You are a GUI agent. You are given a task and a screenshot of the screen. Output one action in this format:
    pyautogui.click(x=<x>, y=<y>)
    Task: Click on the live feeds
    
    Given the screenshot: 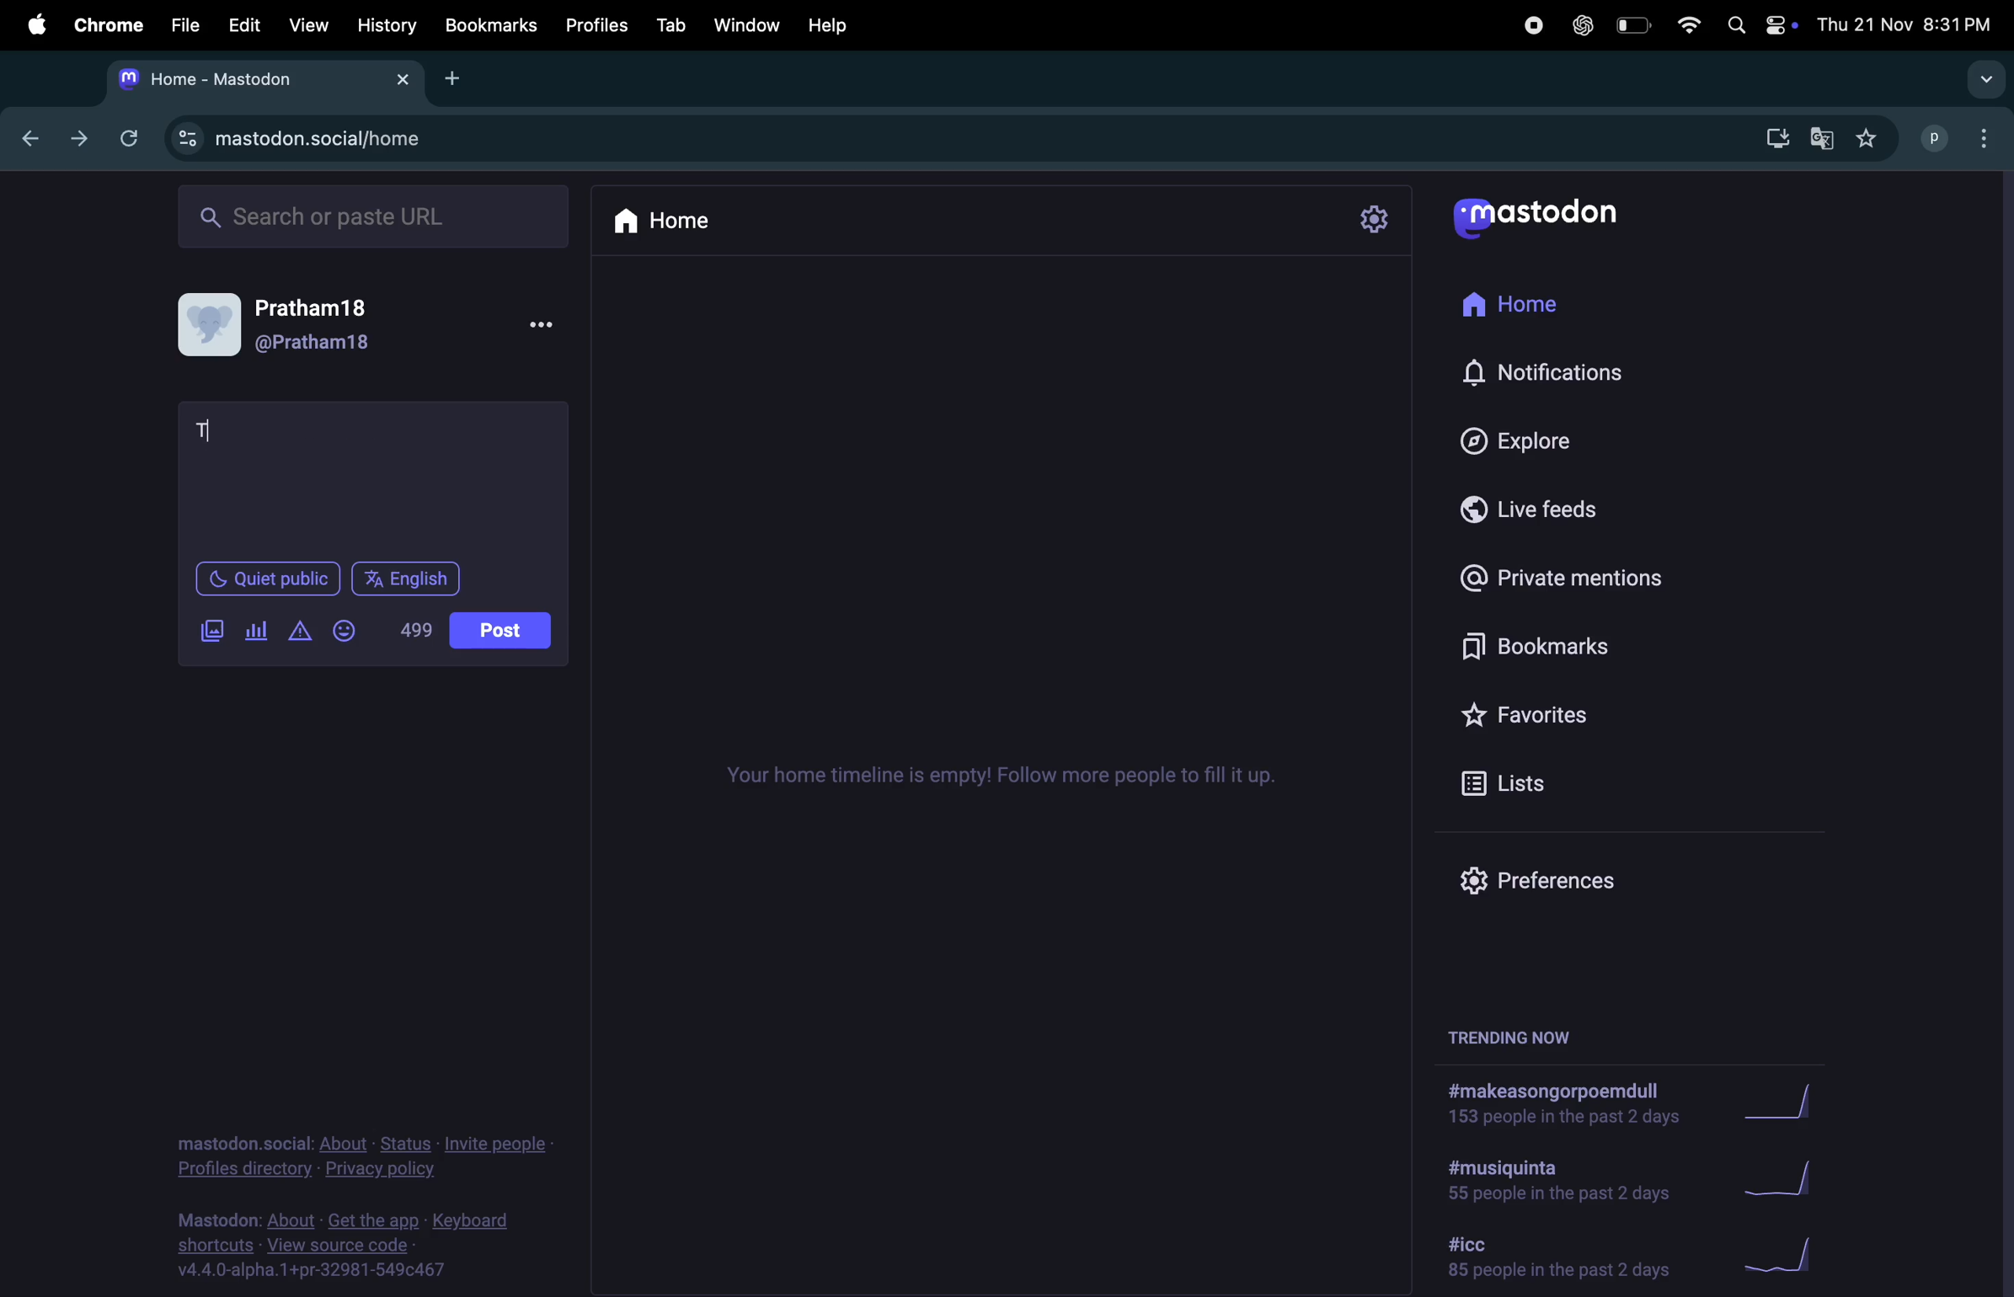 What is the action you would take?
    pyautogui.click(x=1549, y=513)
    